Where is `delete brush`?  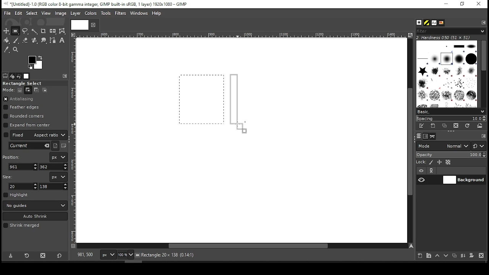
delete brush is located at coordinates (457, 126).